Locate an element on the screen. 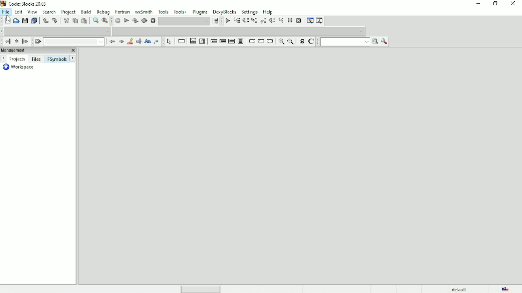  Entry condition loop is located at coordinates (213, 41).